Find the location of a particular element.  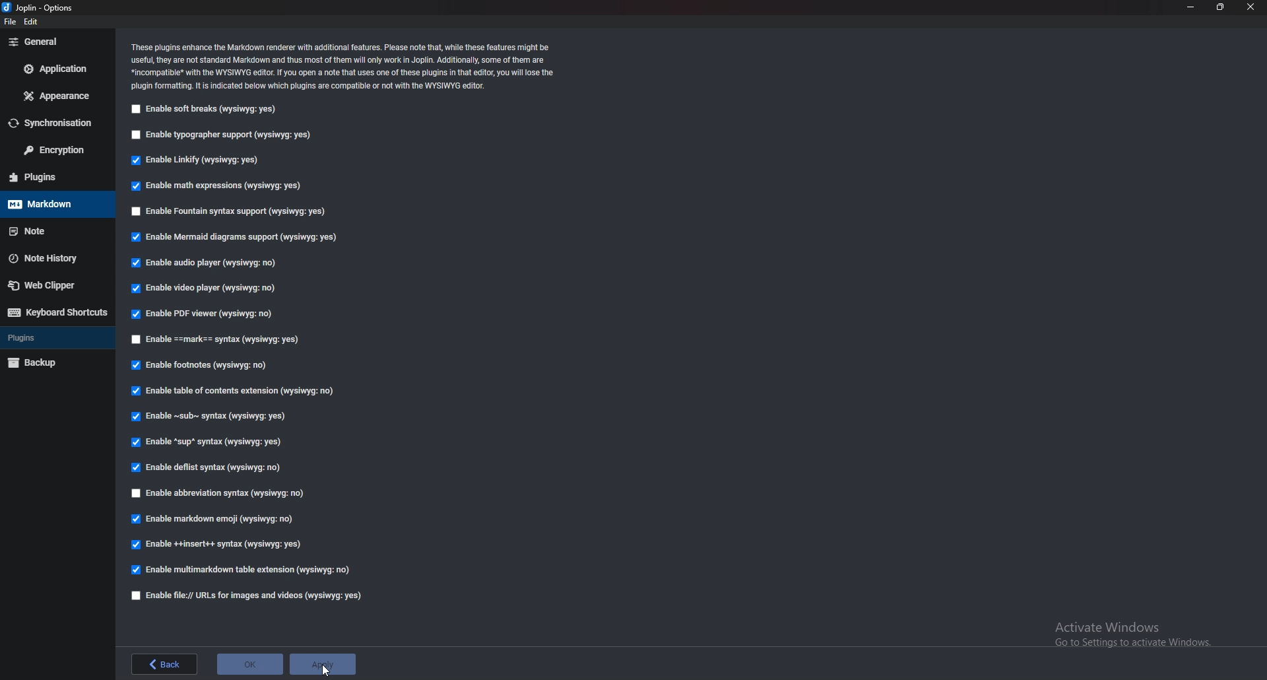

Enable abbreviation syntax is located at coordinates (240, 493).